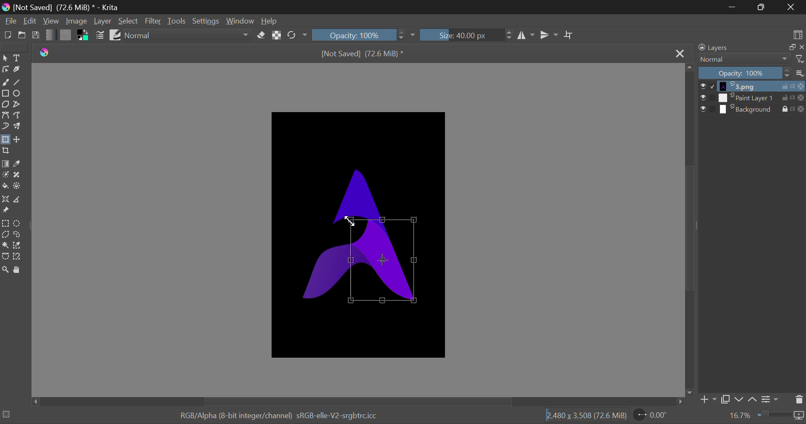 The width and height of the screenshot is (806, 424). I want to click on Vertical Mirror Flip, so click(527, 35).